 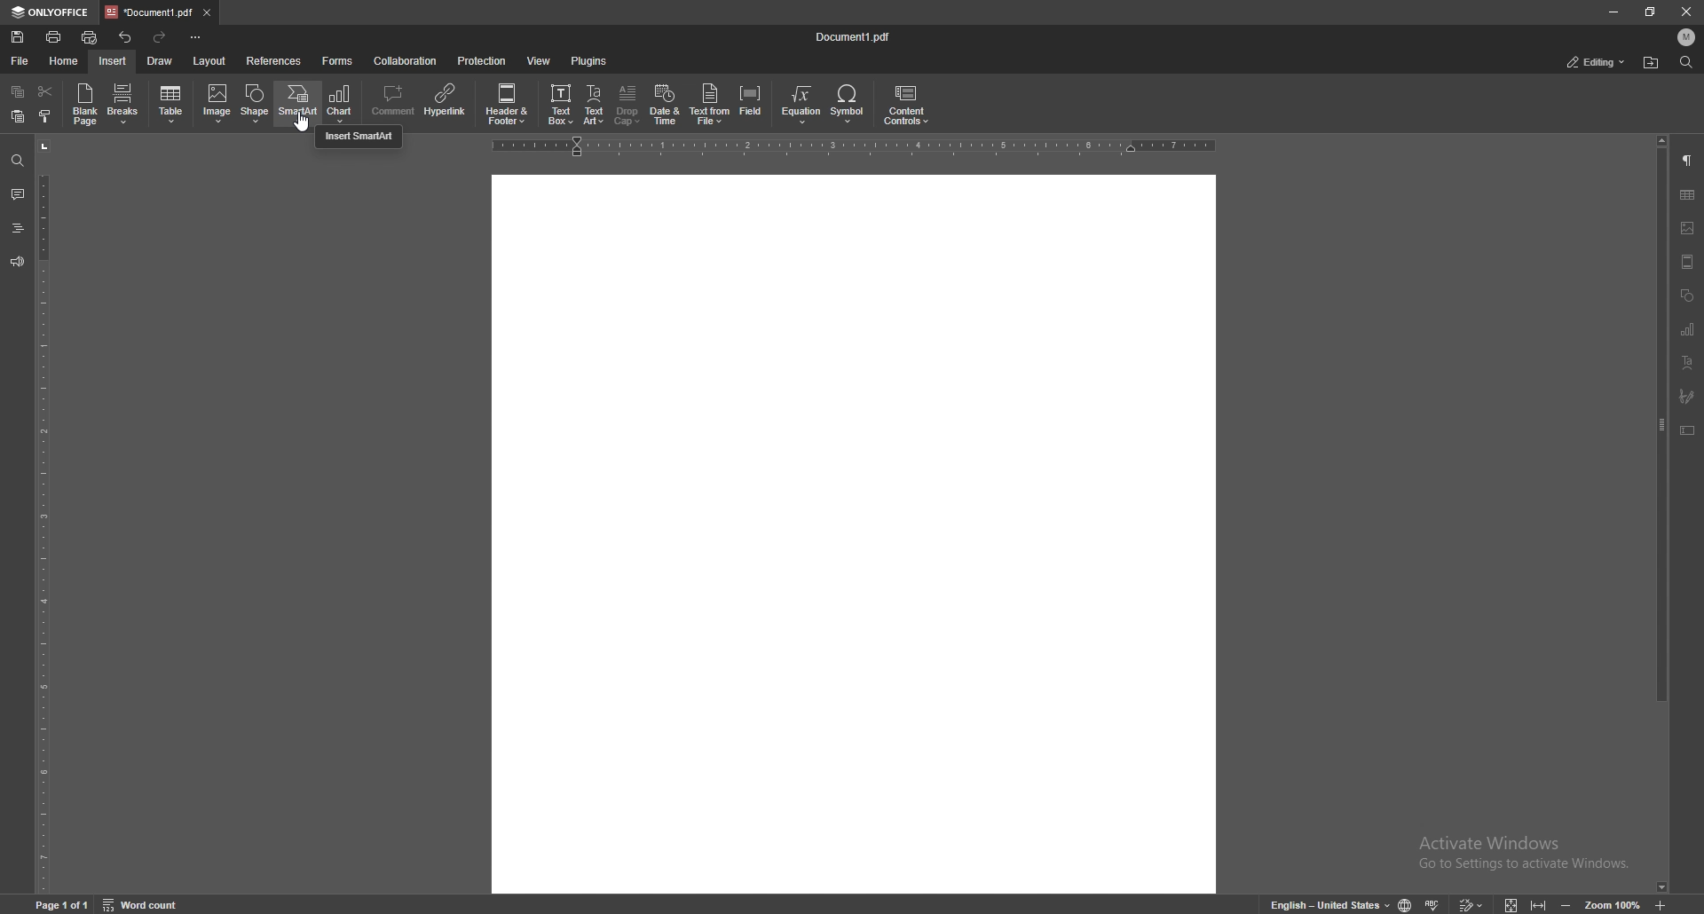 What do you see at coordinates (507, 103) in the screenshot?
I see `header and footer` at bounding box center [507, 103].